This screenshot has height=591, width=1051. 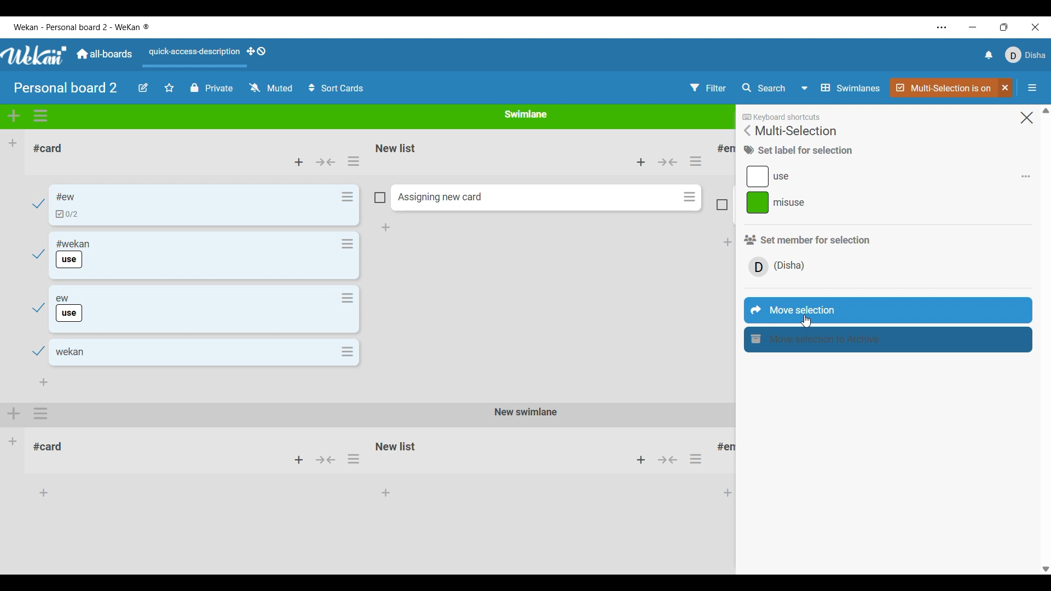 I want to click on Add/Remove respective label, so click(x=1026, y=176).